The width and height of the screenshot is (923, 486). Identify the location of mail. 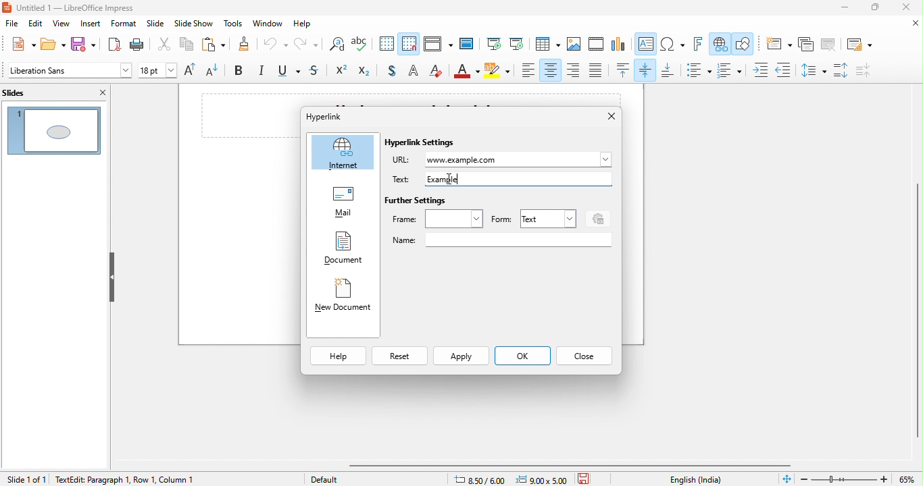
(343, 204).